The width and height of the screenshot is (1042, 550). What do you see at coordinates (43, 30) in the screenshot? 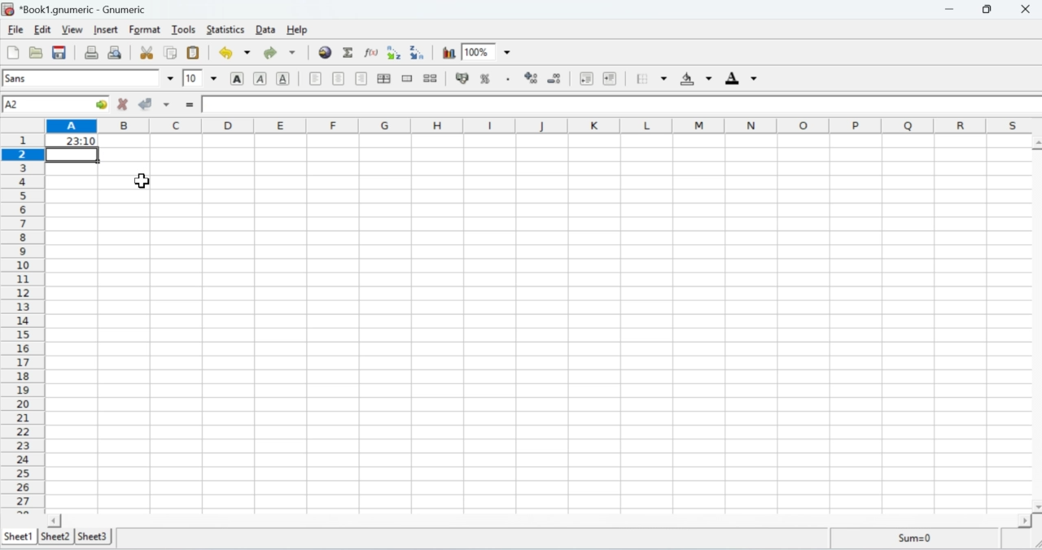
I see `Edit` at bounding box center [43, 30].